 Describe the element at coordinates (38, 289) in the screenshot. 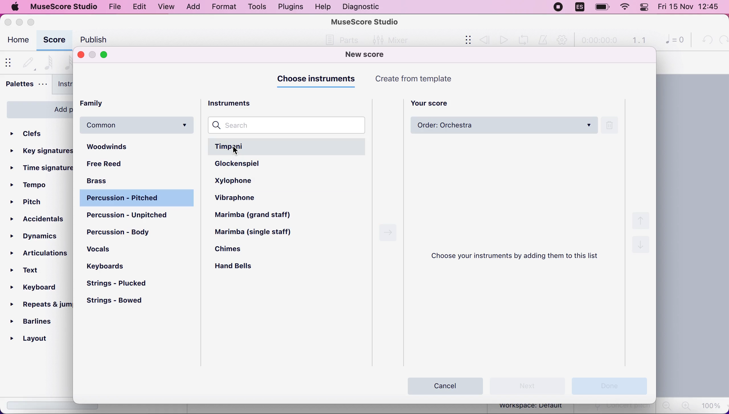

I see `keyboard` at that location.